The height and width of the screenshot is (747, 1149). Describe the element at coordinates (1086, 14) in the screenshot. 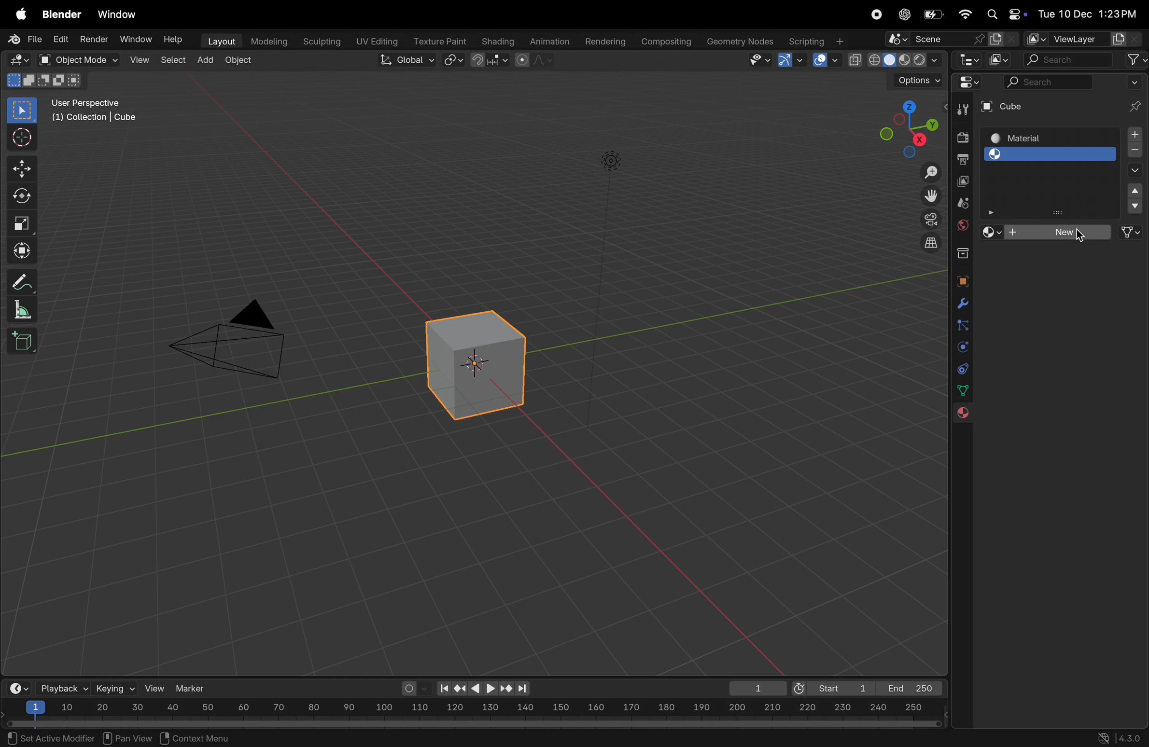

I see `Tue 12 dec 1.23 pm` at that location.